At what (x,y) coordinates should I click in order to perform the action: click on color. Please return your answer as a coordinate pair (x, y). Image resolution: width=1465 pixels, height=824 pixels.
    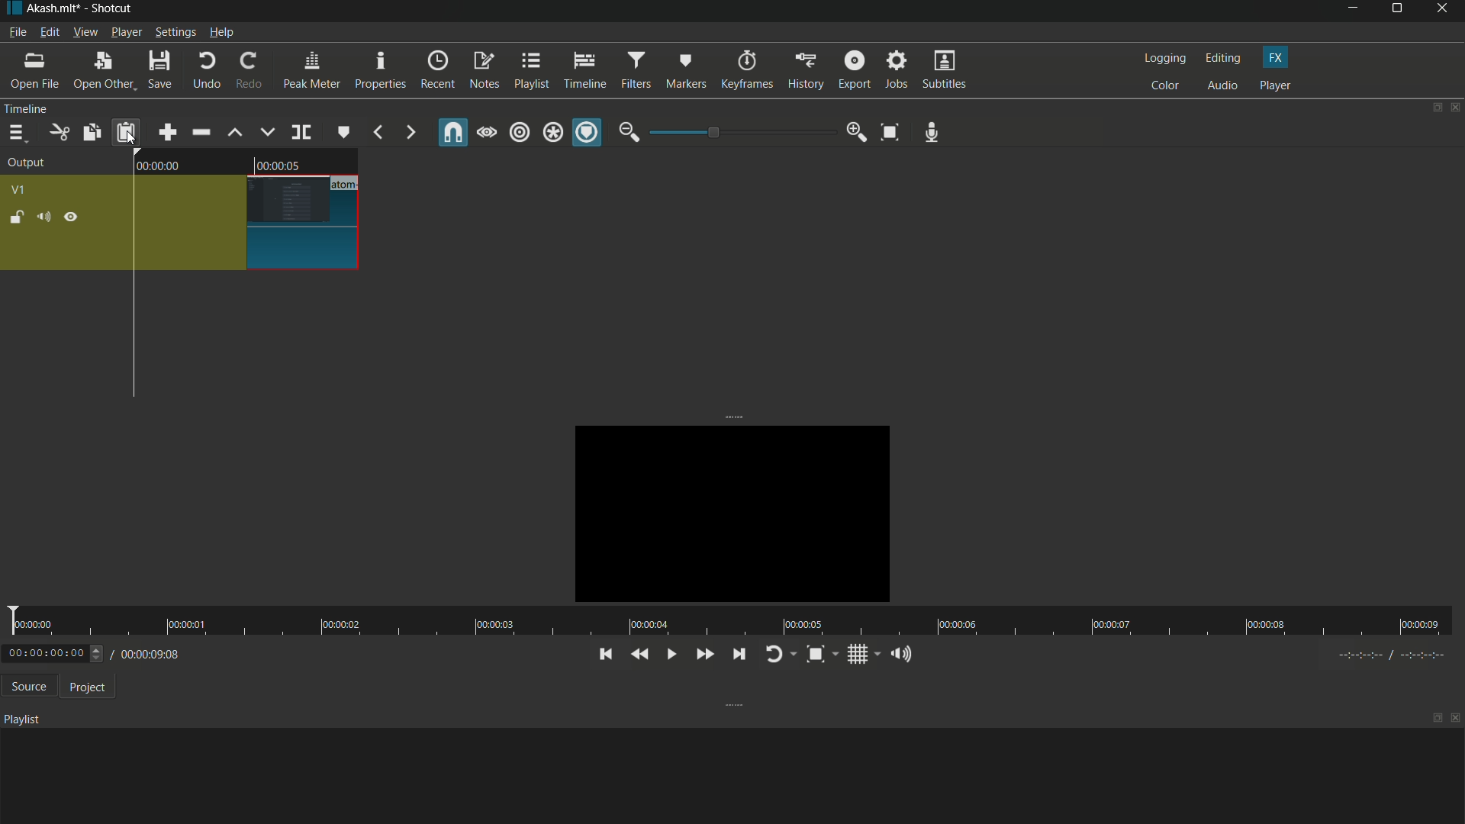
    Looking at the image, I should click on (1164, 85).